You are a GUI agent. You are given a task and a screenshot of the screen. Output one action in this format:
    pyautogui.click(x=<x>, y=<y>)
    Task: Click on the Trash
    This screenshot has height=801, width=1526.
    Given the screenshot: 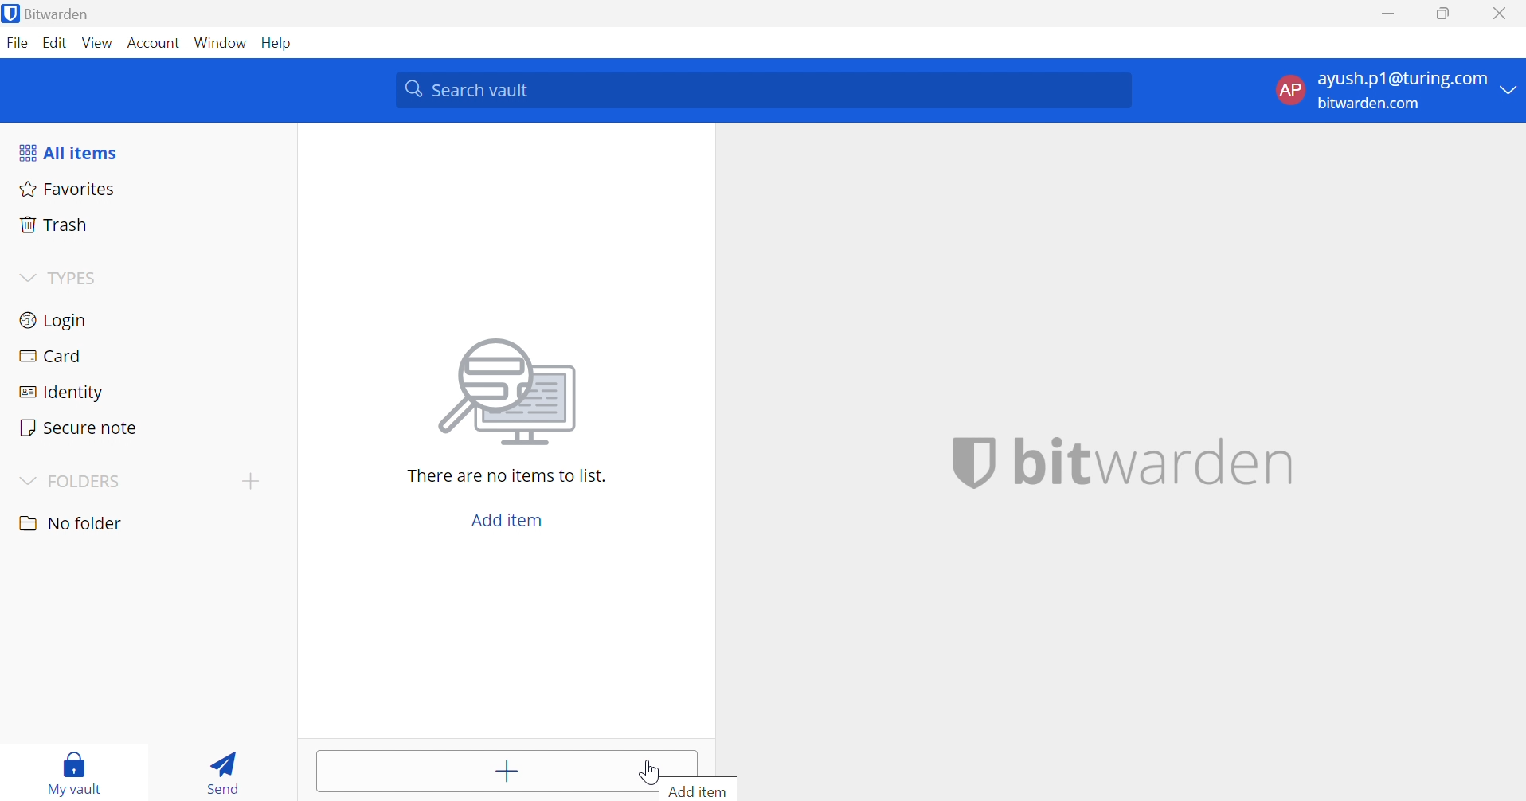 What is the action you would take?
    pyautogui.click(x=54, y=225)
    